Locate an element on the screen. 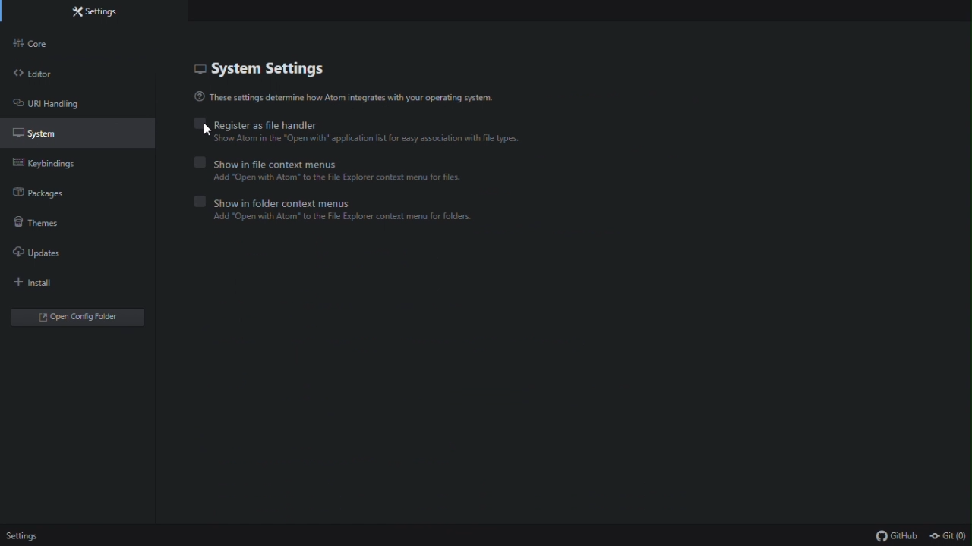 The width and height of the screenshot is (972, 546). System is located at coordinates (54, 137).